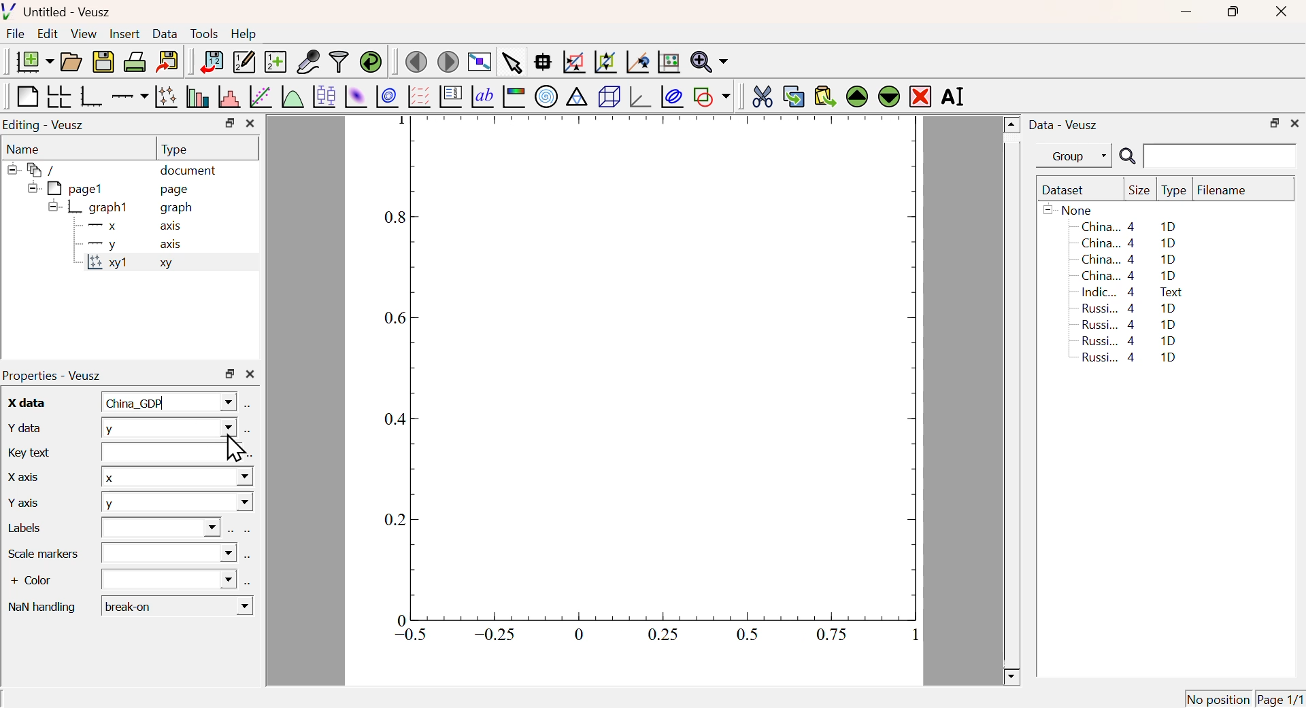 The width and height of the screenshot is (1306, 708). Describe the element at coordinates (543, 61) in the screenshot. I see `Read Data points on graph` at that location.